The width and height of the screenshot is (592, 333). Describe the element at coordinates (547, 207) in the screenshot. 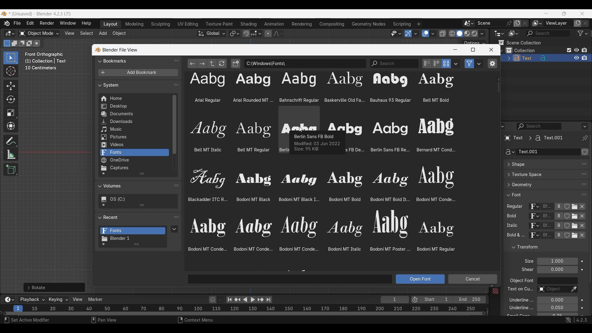

I see `Name of current font of each attribute` at that location.